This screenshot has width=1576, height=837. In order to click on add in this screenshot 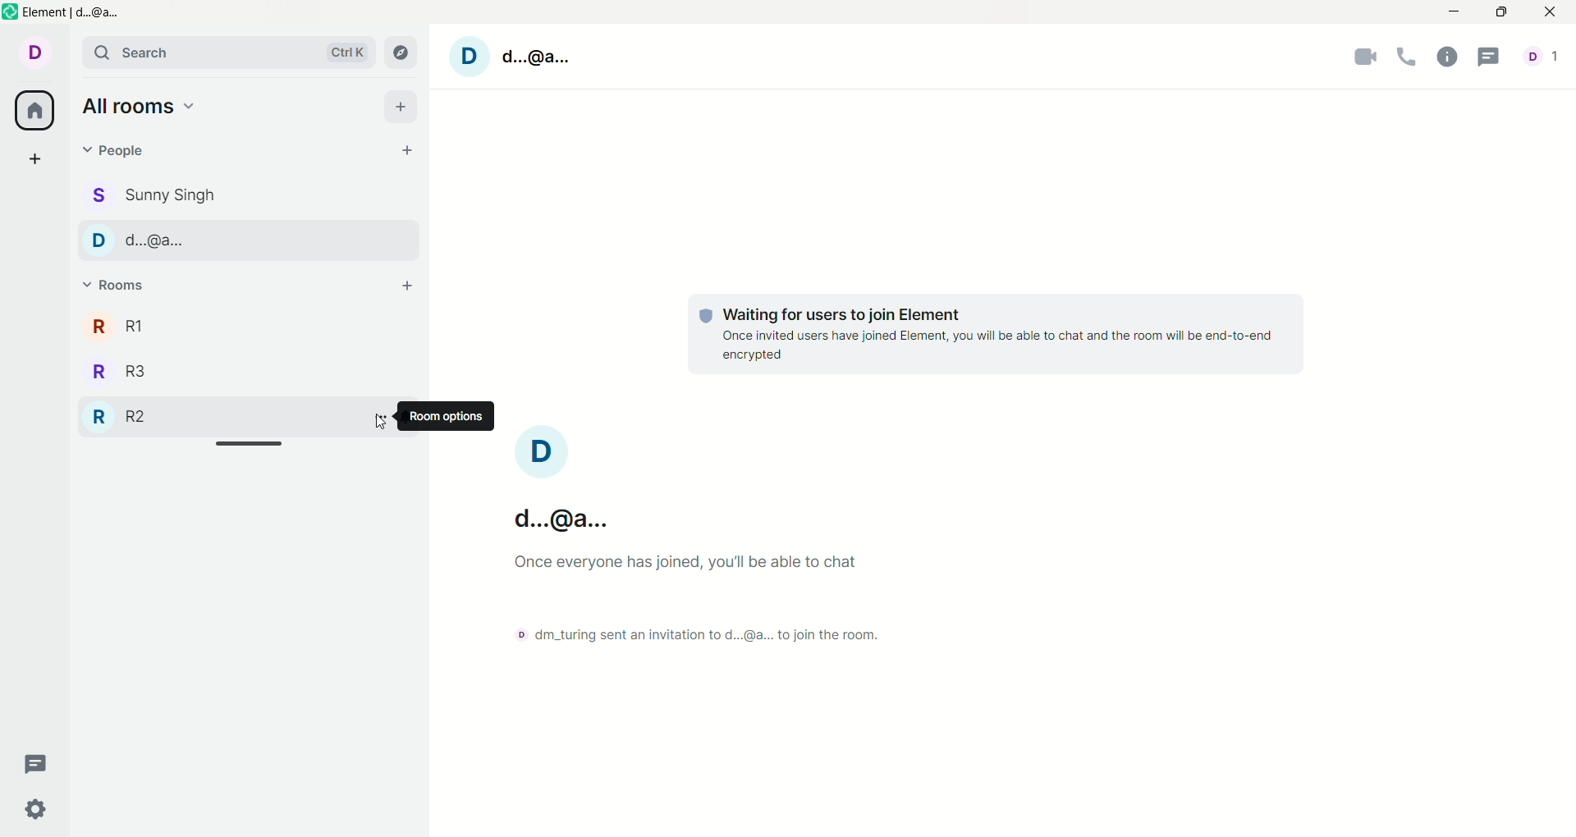, I will do `click(408, 287)`.